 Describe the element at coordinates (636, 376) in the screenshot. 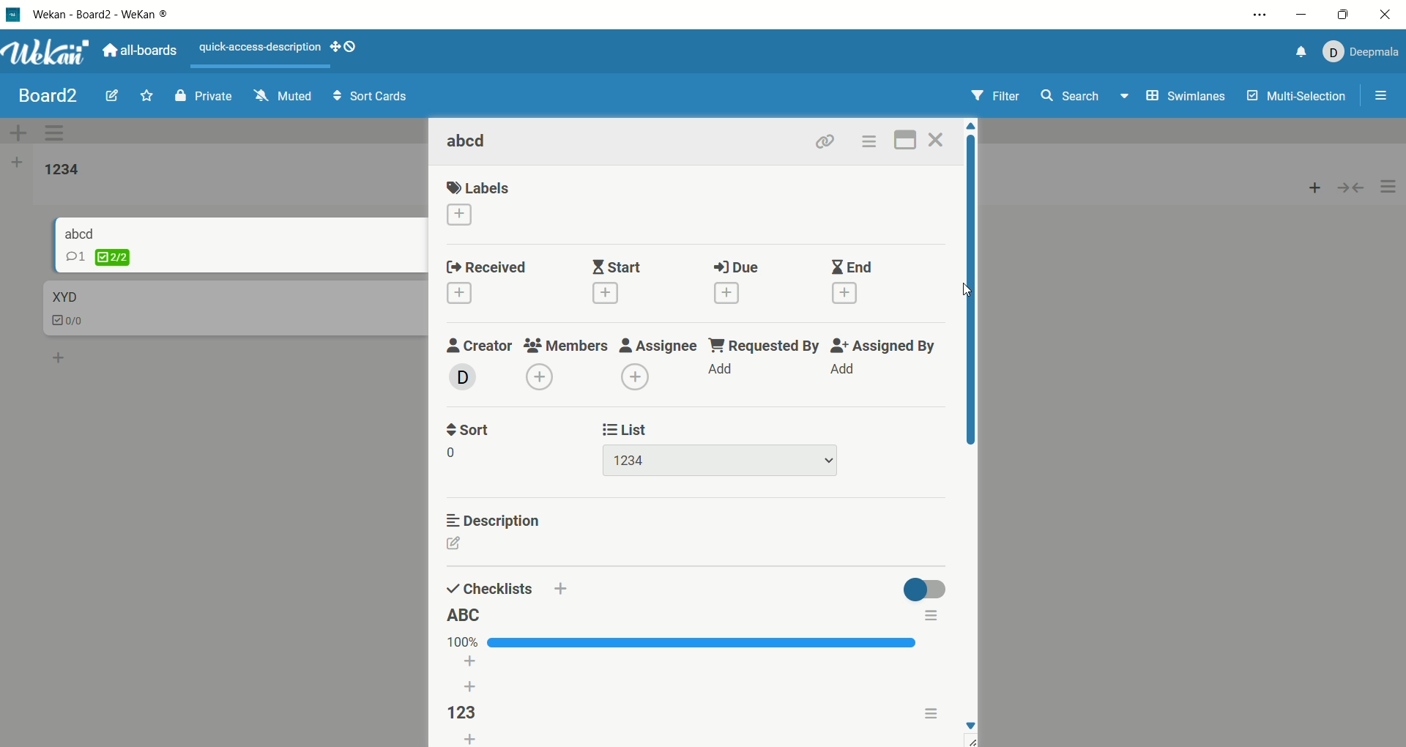

I see `add` at that location.